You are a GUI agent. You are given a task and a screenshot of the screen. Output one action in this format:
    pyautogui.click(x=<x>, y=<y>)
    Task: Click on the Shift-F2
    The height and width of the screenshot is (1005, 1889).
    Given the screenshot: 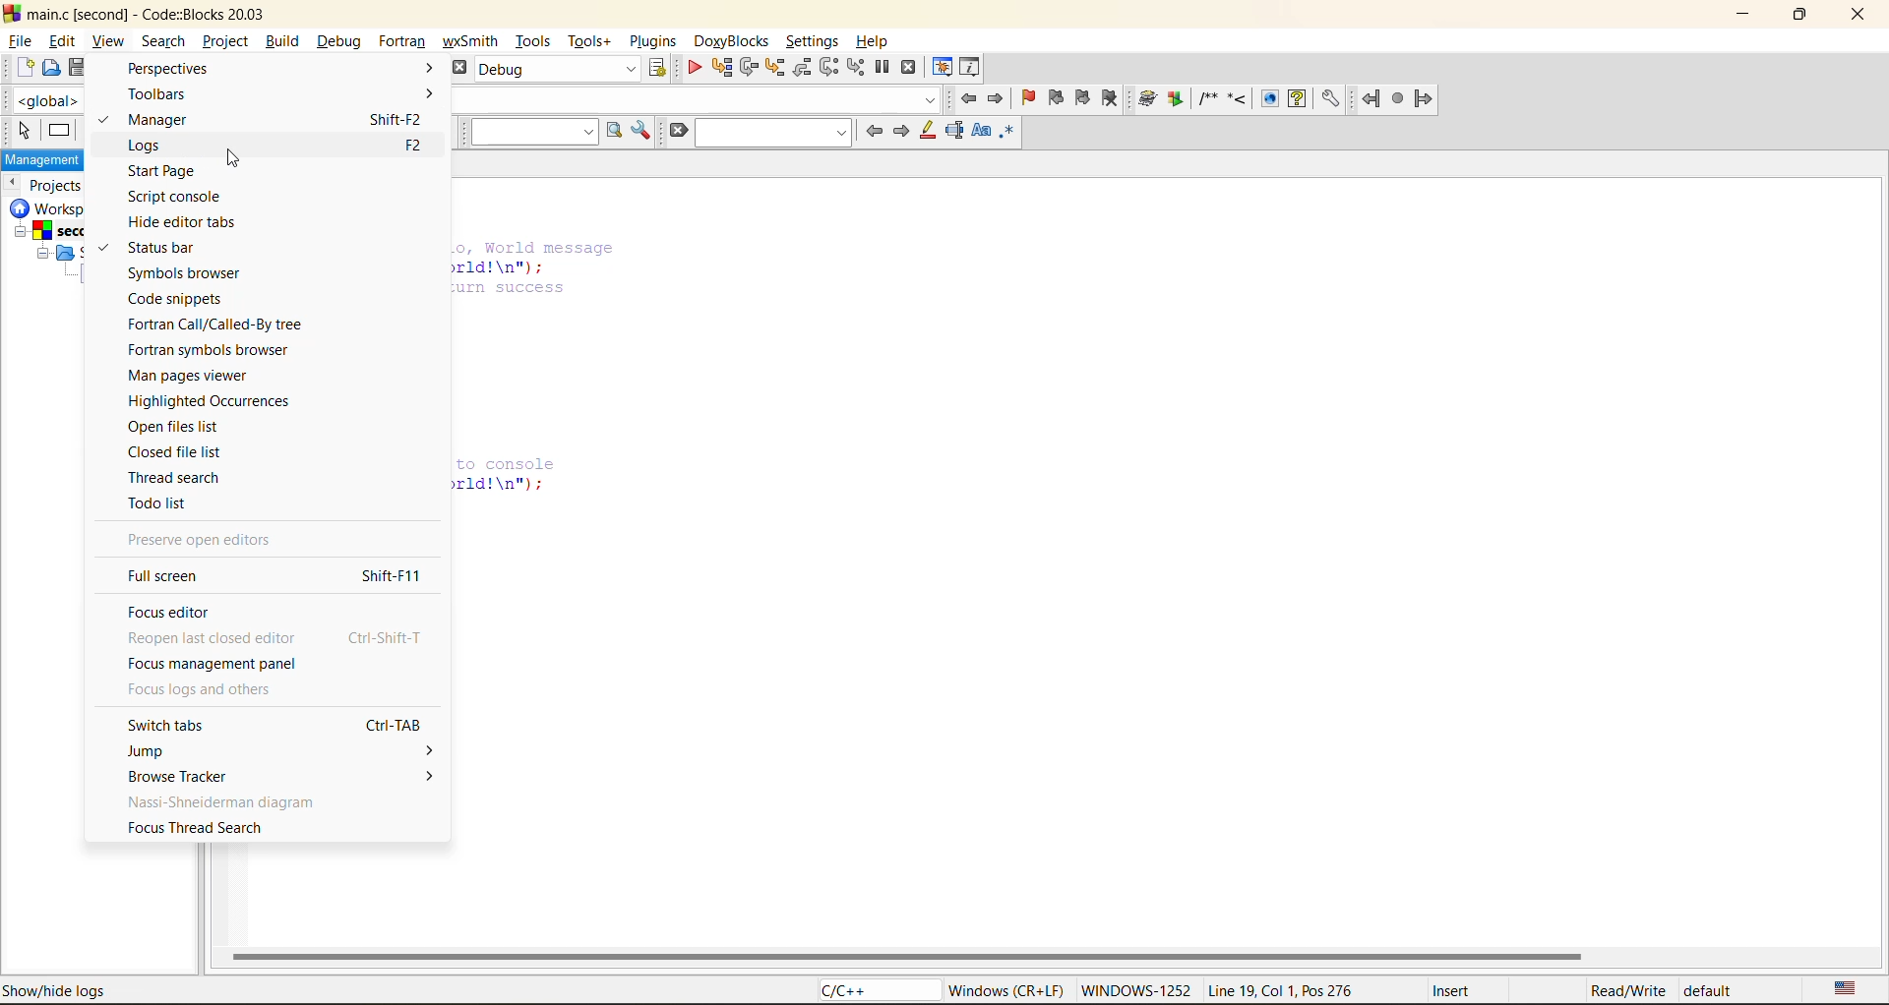 What is the action you would take?
    pyautogui.click(x=396, y=120)
    